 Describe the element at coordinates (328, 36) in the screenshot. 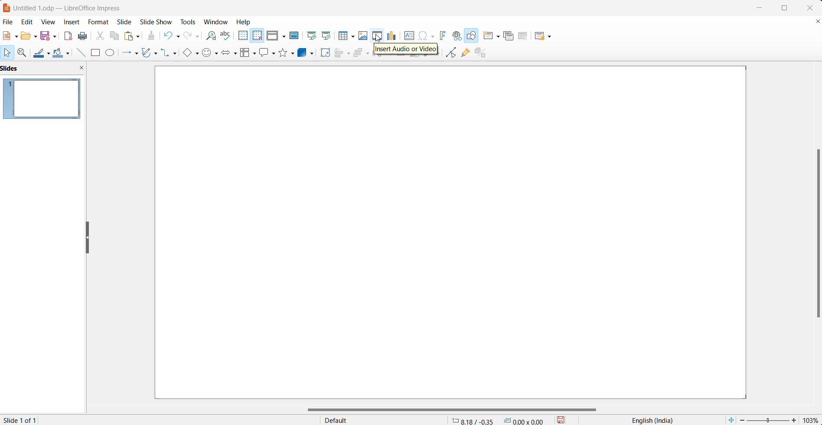

I see `start from current slide` at that location.